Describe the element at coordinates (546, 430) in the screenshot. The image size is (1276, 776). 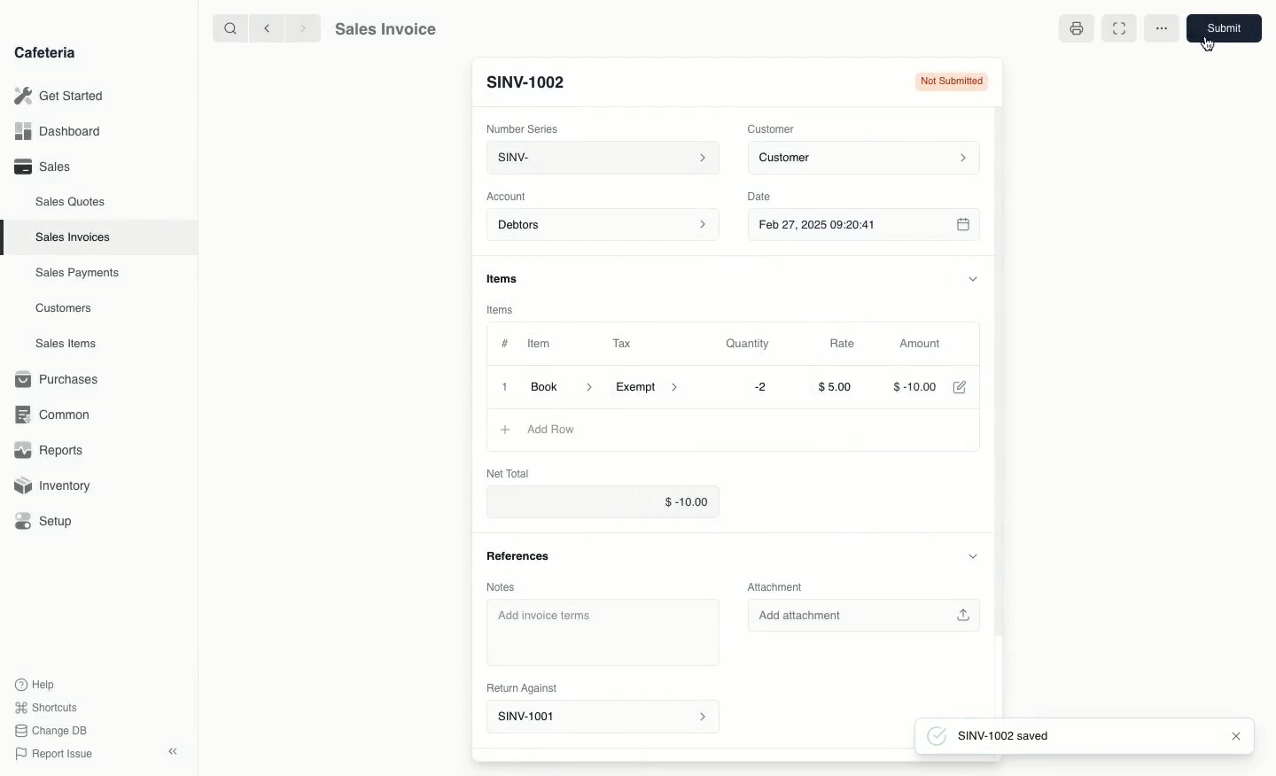
I see `Add Row` at that location.